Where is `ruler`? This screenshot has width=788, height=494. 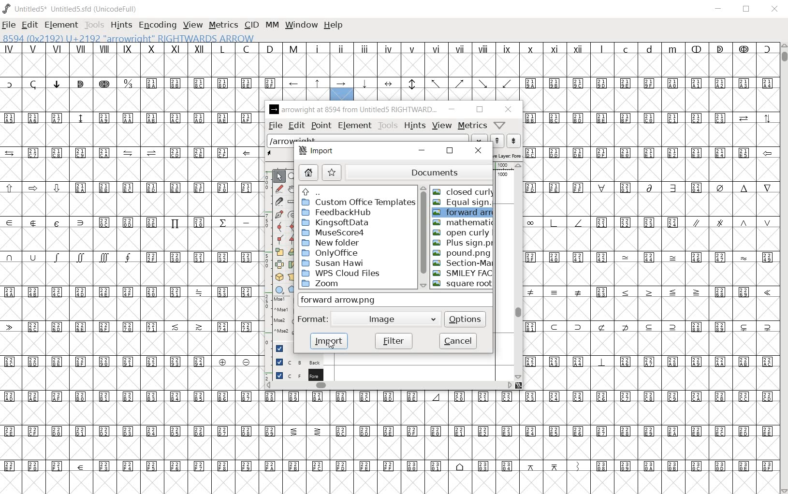 ruler is located at coordinates (504, 167).